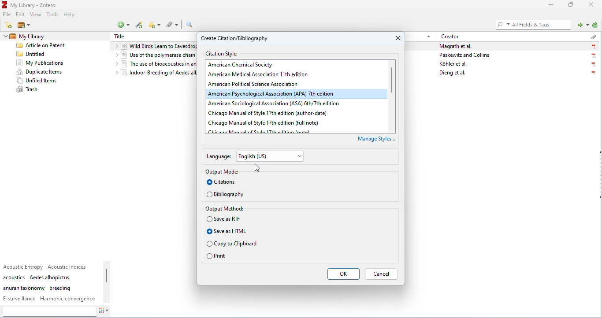 The image size is (602, 318). I want to click on file, so click(7, 15).